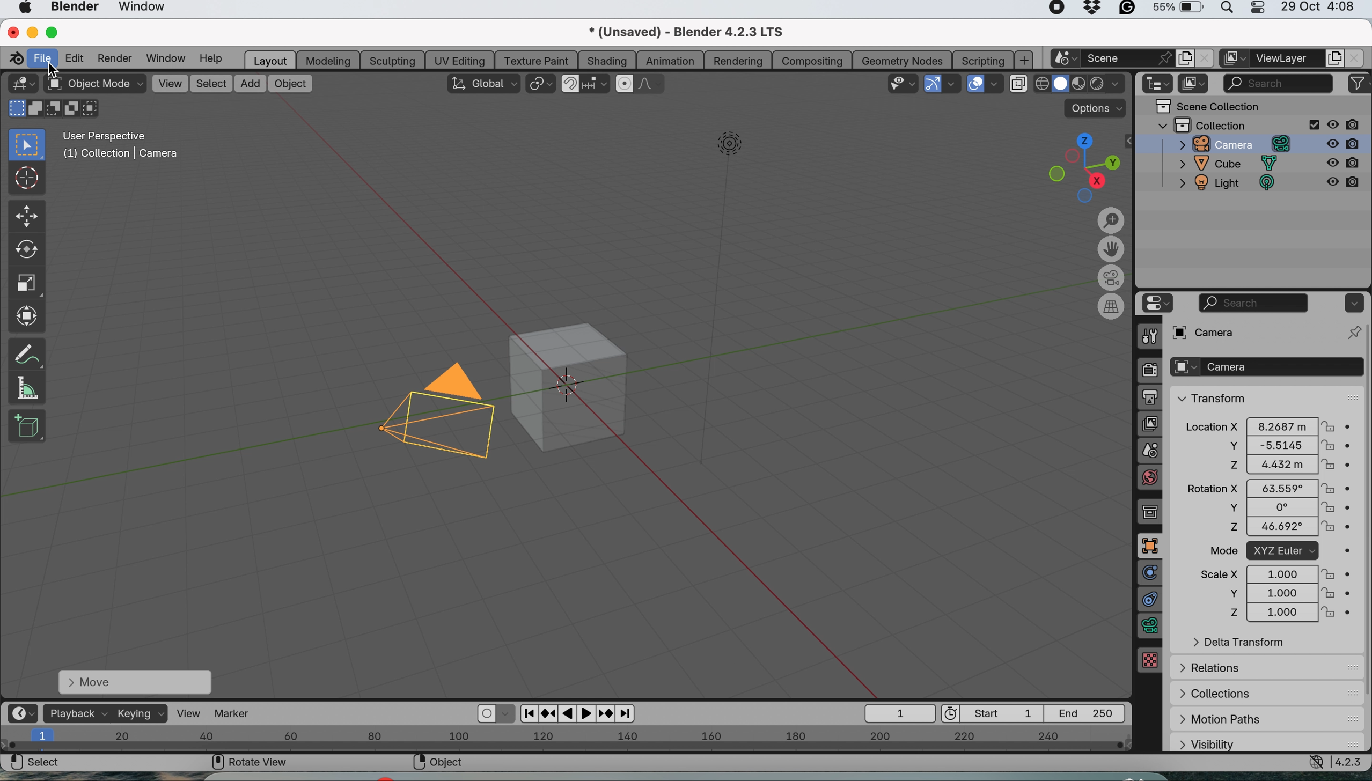  What do you see at coordinates (904, 82) in the screenshot?
I see `selectability and visibility` at bounding box center [904, 82].